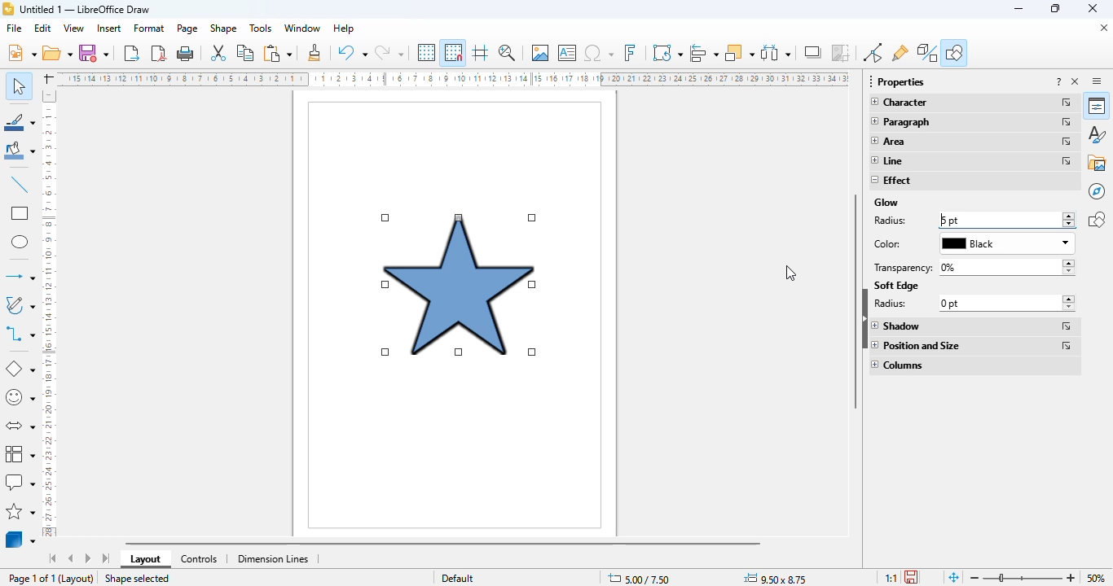 Image resolution: width=1113 pixels, height=586 pixels. I want to click on helplines while moving, so click(481, 53).